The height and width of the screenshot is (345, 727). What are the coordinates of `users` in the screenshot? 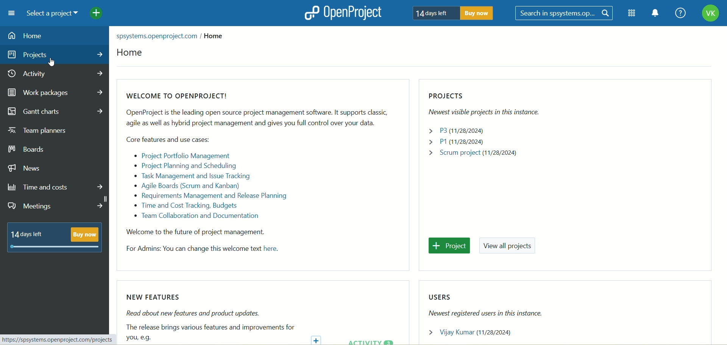 It's located at (442, 297).